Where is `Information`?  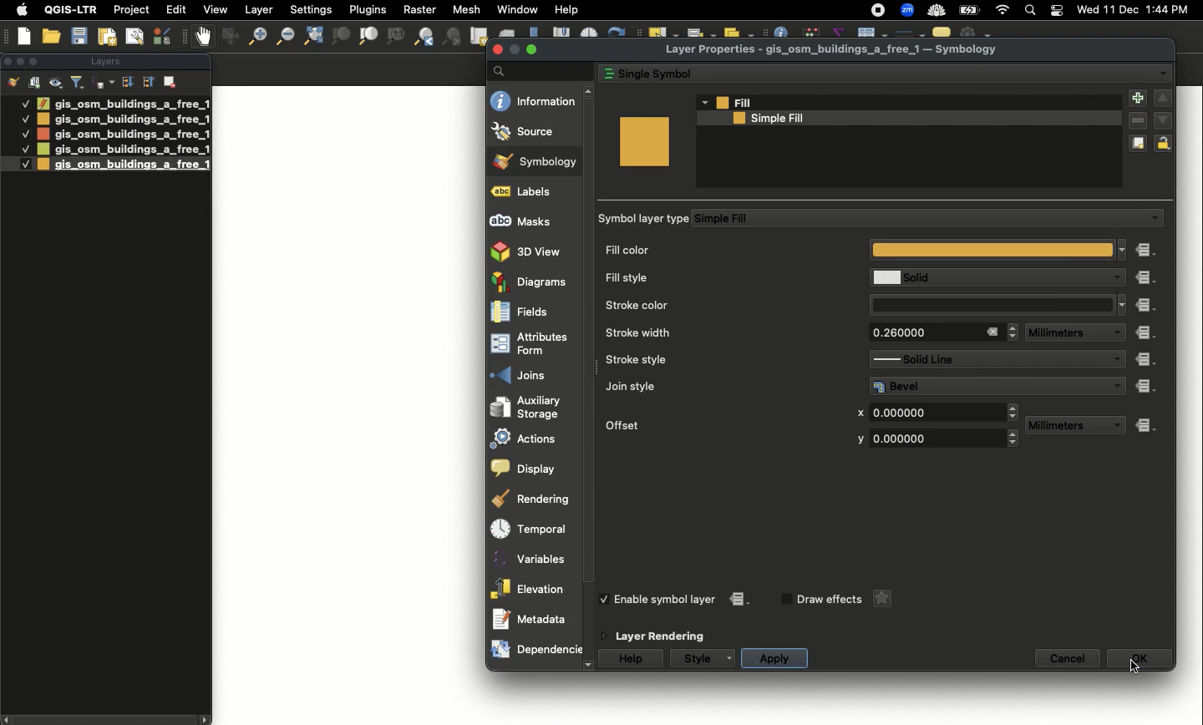 Information is located at coordinates (534, 100).